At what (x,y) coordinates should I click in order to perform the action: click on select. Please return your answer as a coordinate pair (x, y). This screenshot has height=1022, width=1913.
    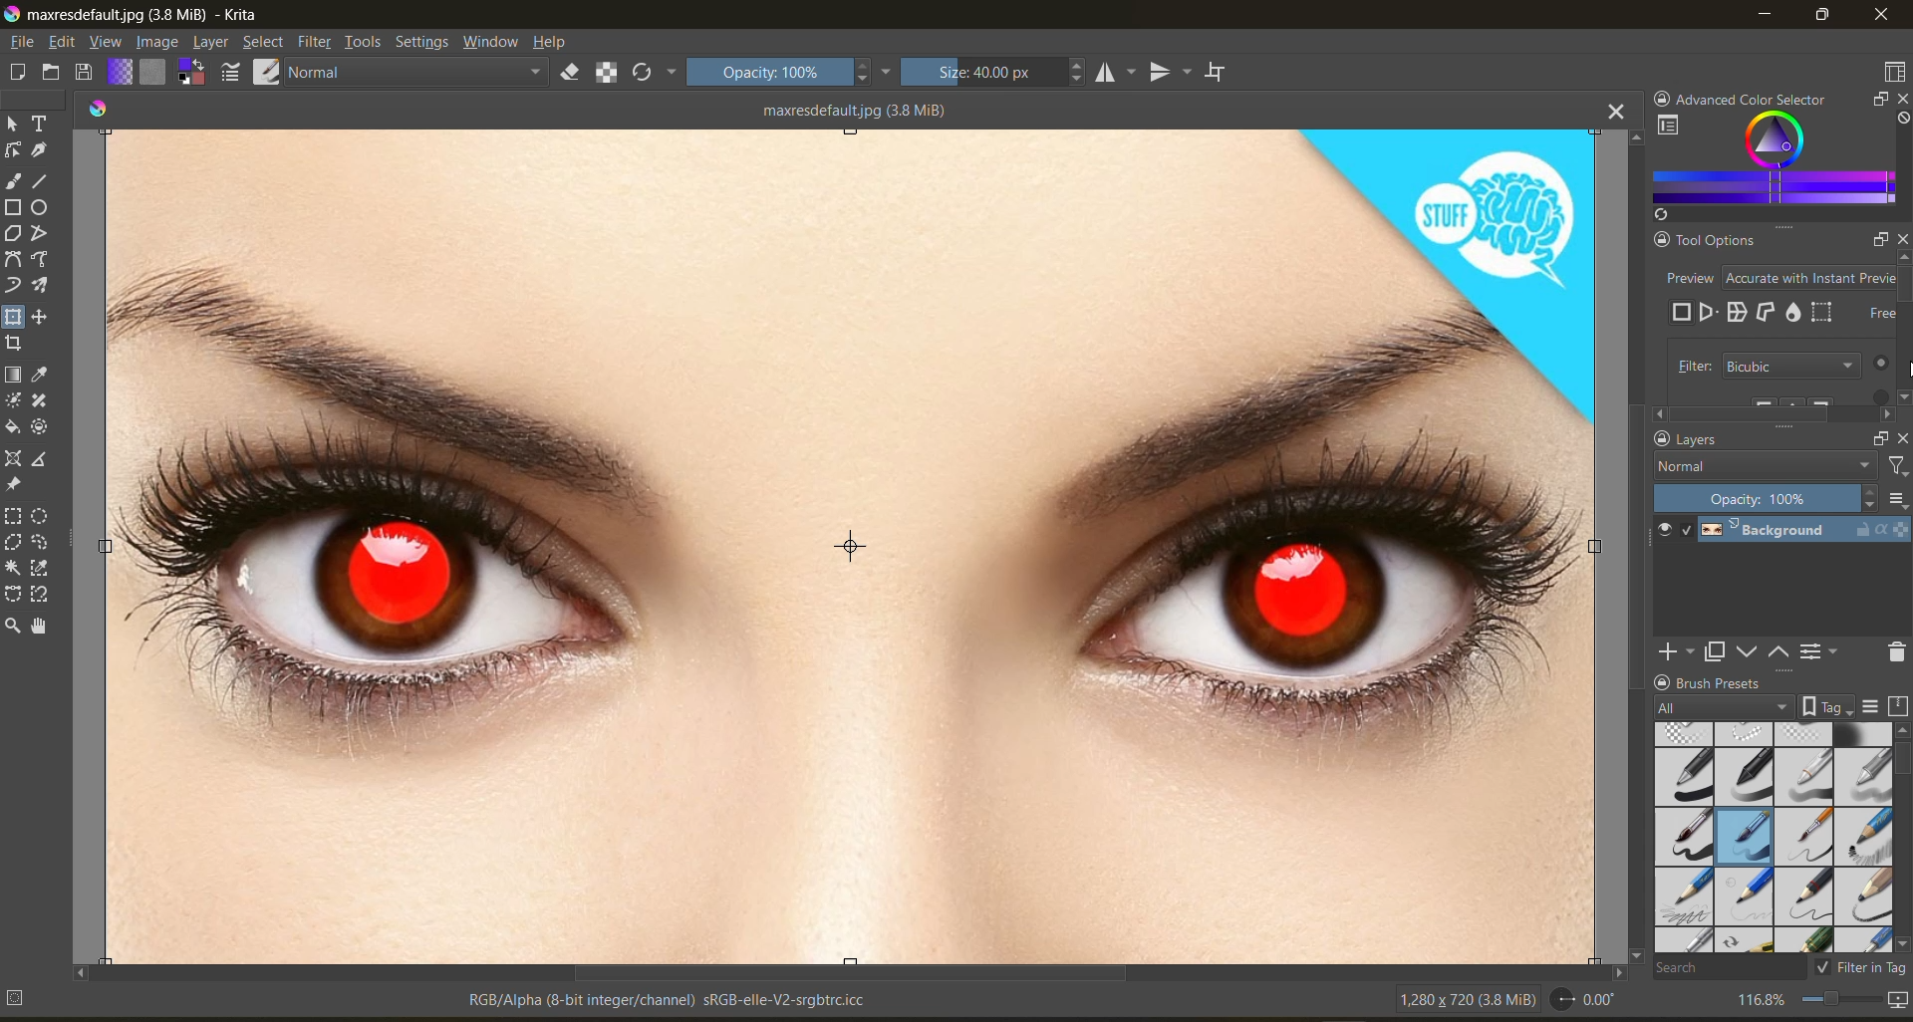
    Looking at the image, I should click on (264, 44).